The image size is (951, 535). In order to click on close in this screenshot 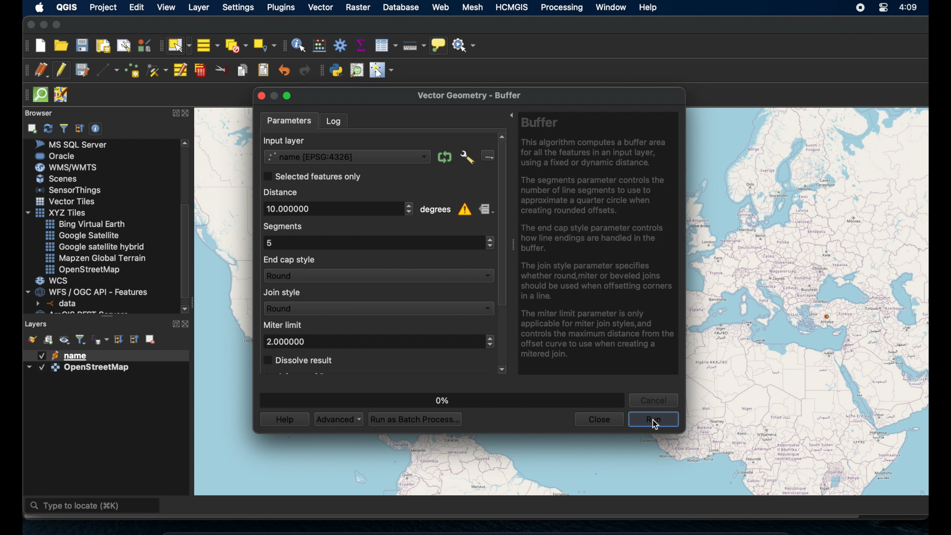, I will do `click(189, 324)`.